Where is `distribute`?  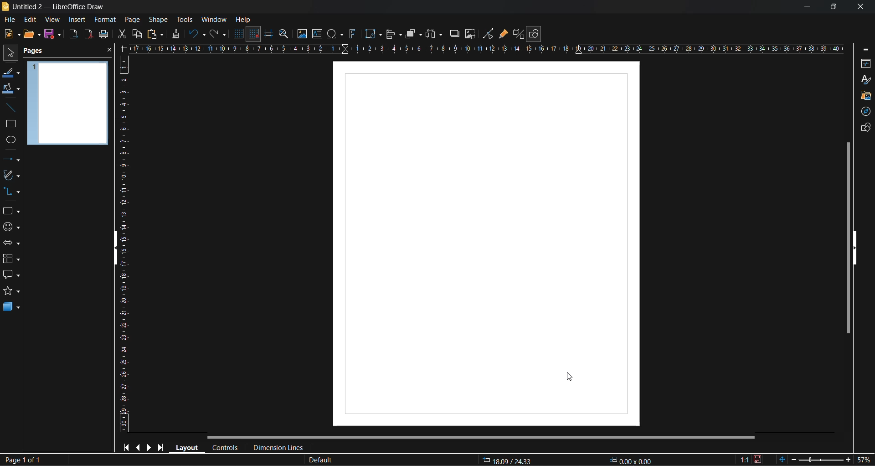 distribute is located at coordinates (436, 34).